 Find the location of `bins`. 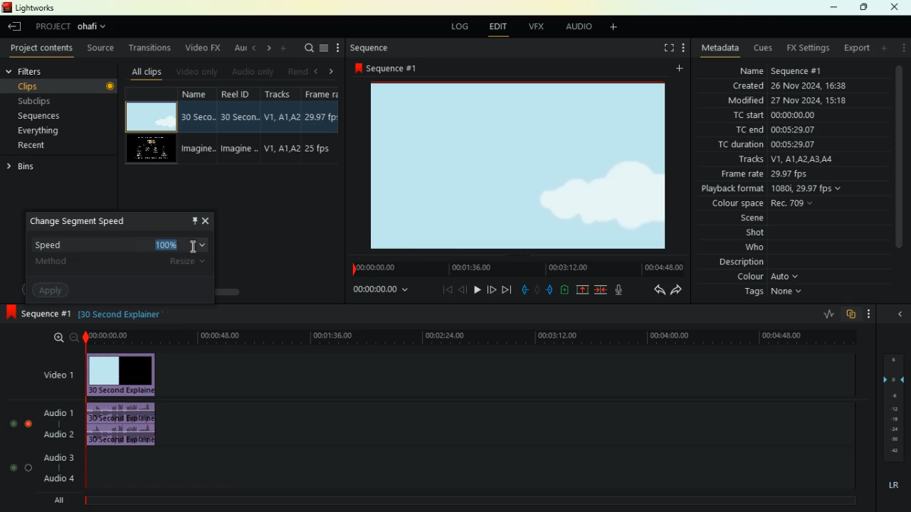

bins is located at coordinates (33, 166).